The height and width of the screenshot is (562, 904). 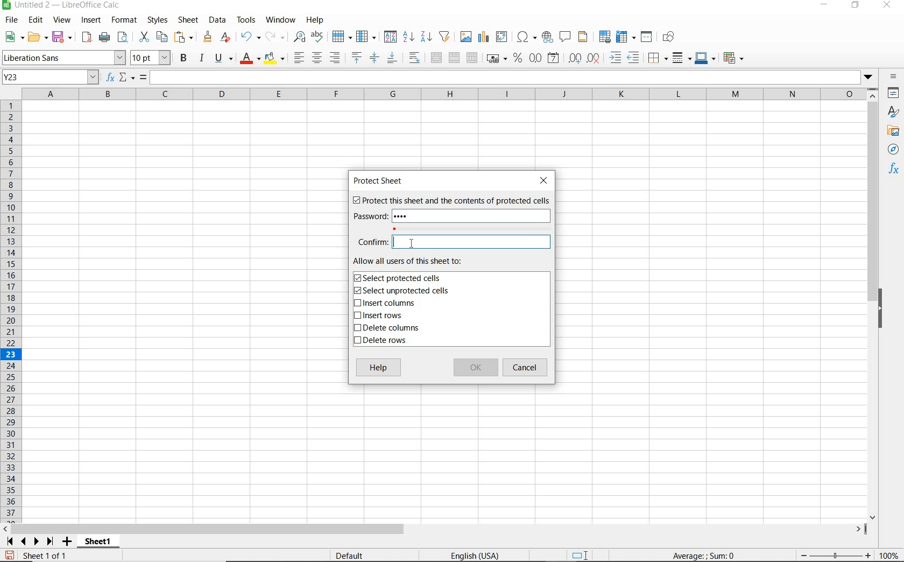 What do you see at coordinates (574, 58) in the screenshot?
I see `ADD DECIMAL PLACE` at bounding box center [574, 58].